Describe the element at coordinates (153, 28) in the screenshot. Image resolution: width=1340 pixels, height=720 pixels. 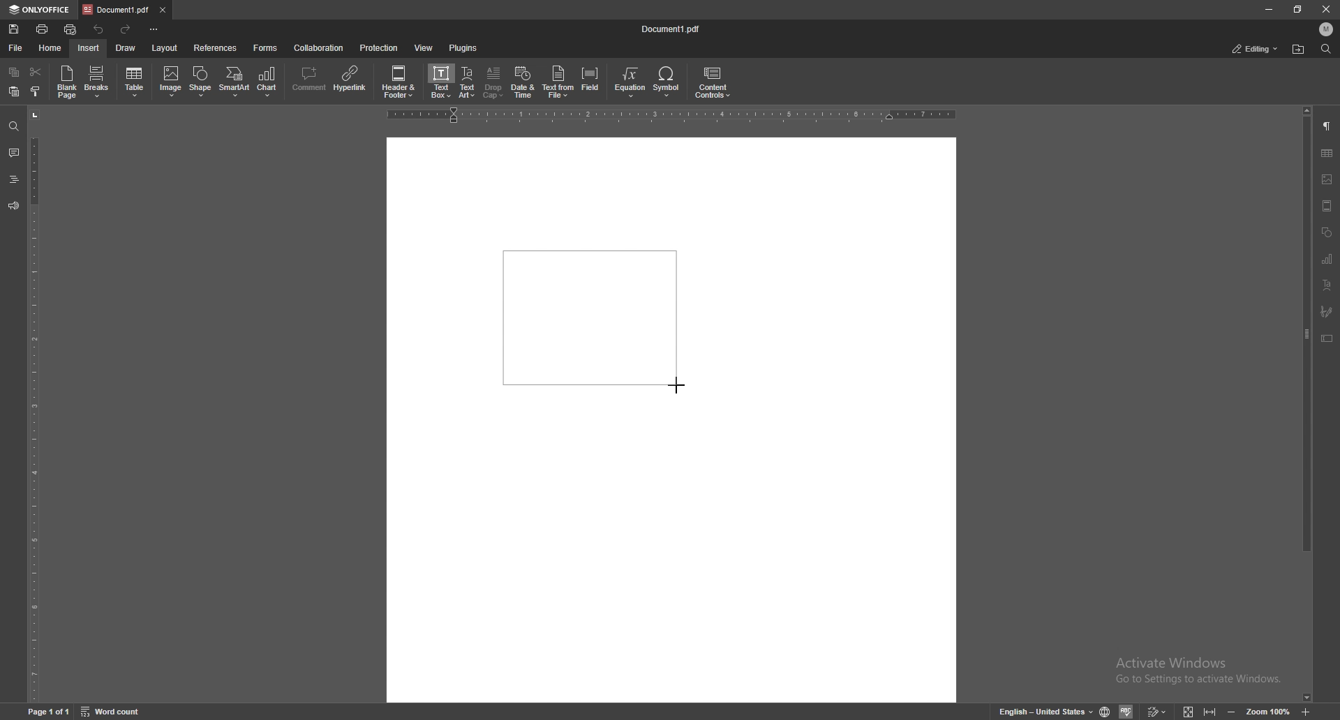
I see `customize toolbar` at that location.